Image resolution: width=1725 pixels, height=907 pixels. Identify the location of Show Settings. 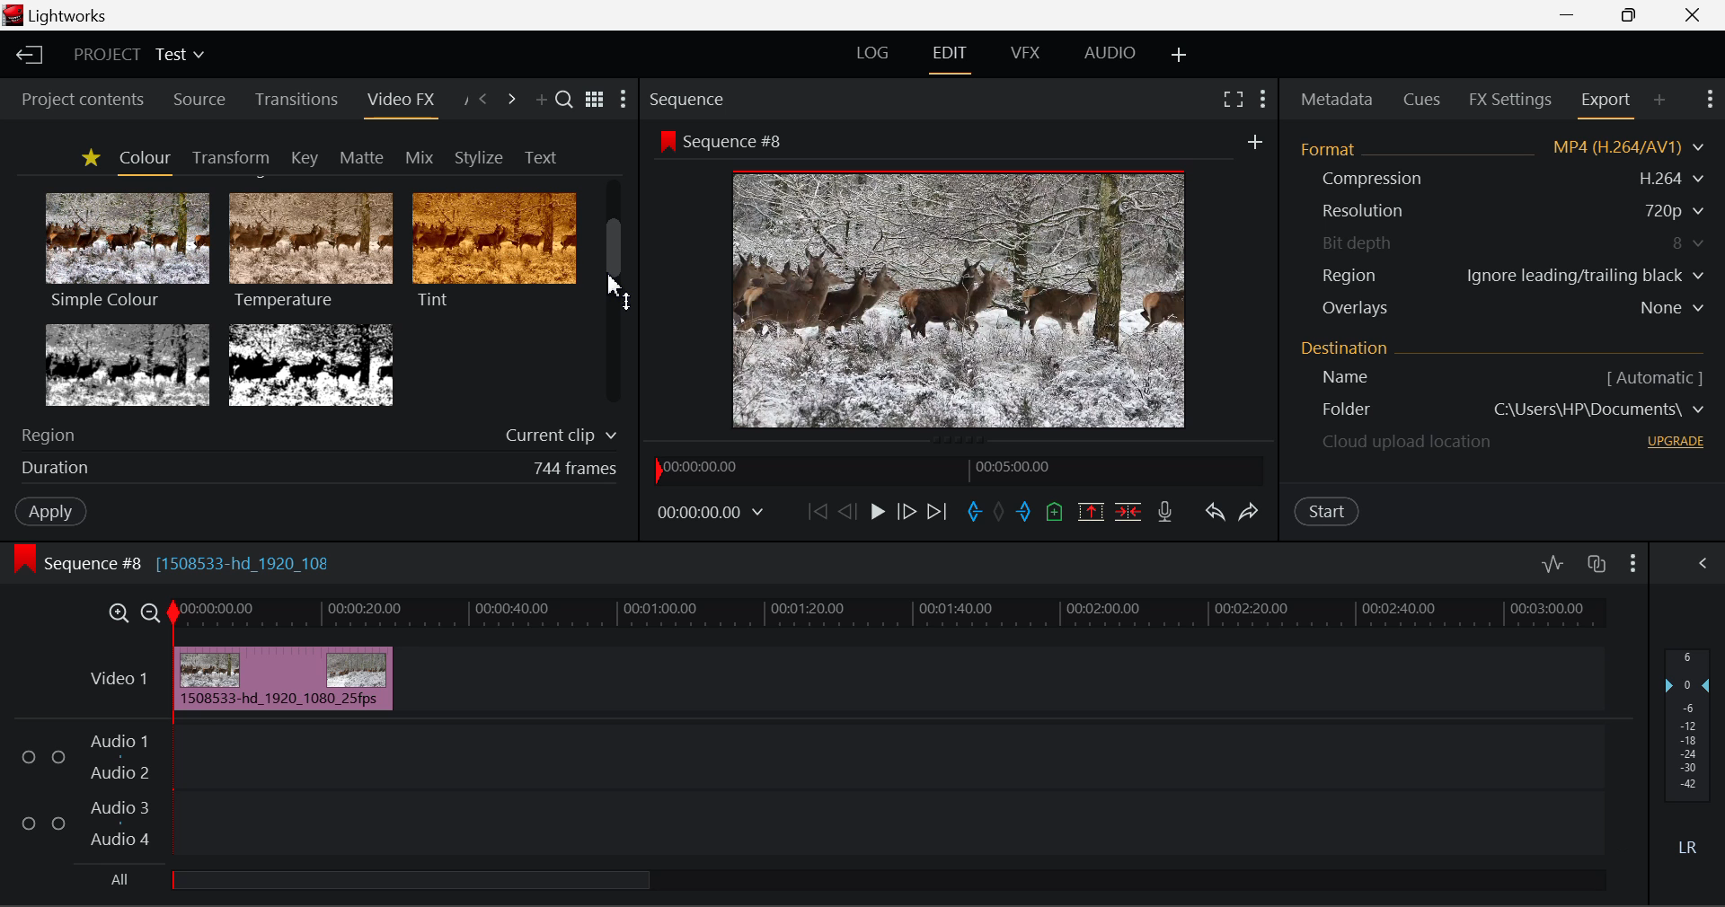
(1710, 102).